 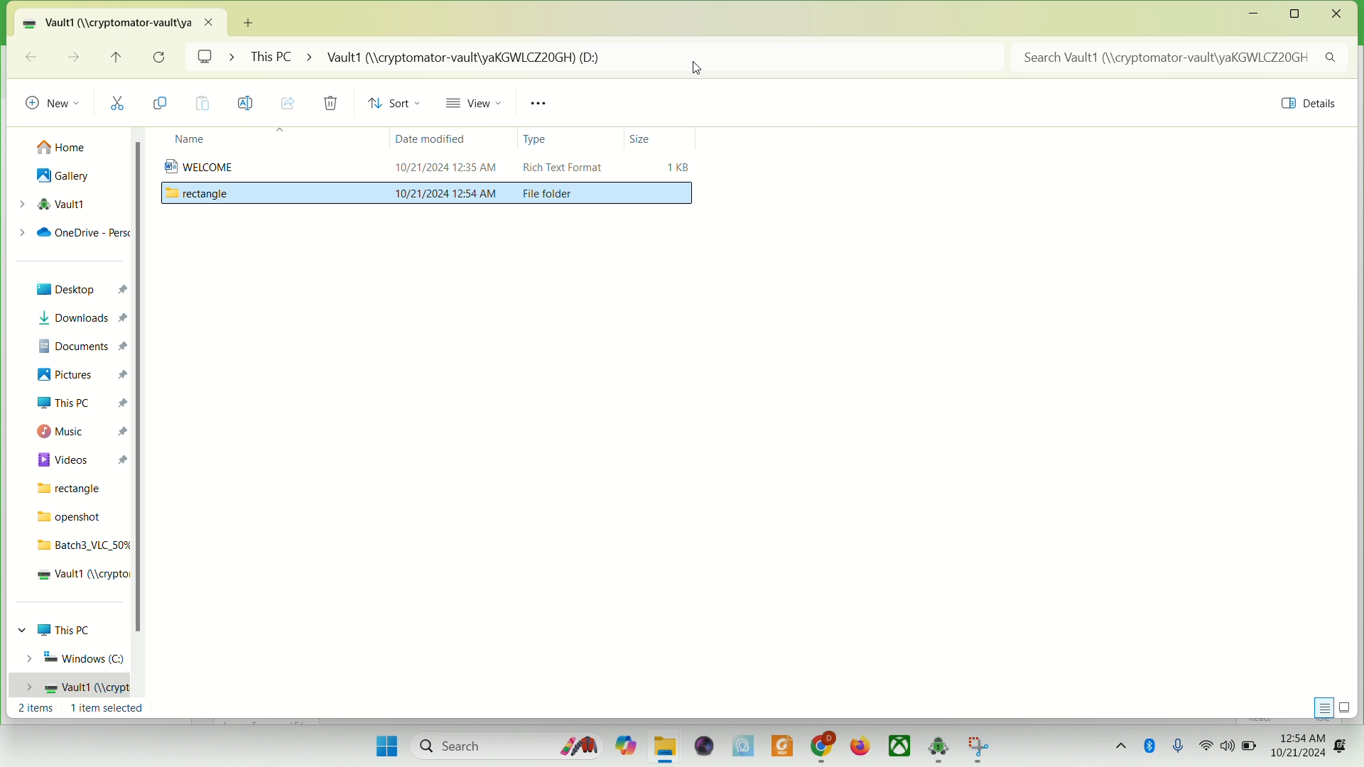 What do you see at coordinates (900, 746) in the screenshot?
I see `Xbox` at bounding box center [900, 746].